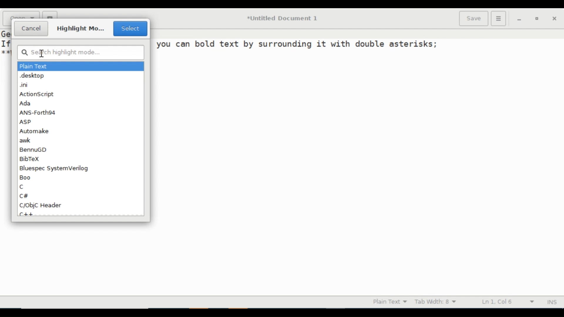 The height and width of the screenshot is (317, 564). I want to click on .desktop, so click(32, 76).